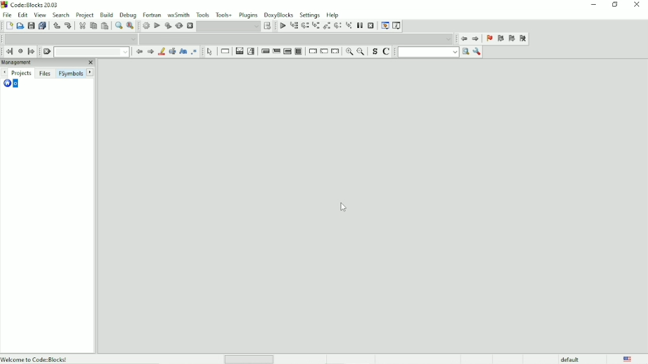  I want to click on Exit condition loop, so click(277, 52).